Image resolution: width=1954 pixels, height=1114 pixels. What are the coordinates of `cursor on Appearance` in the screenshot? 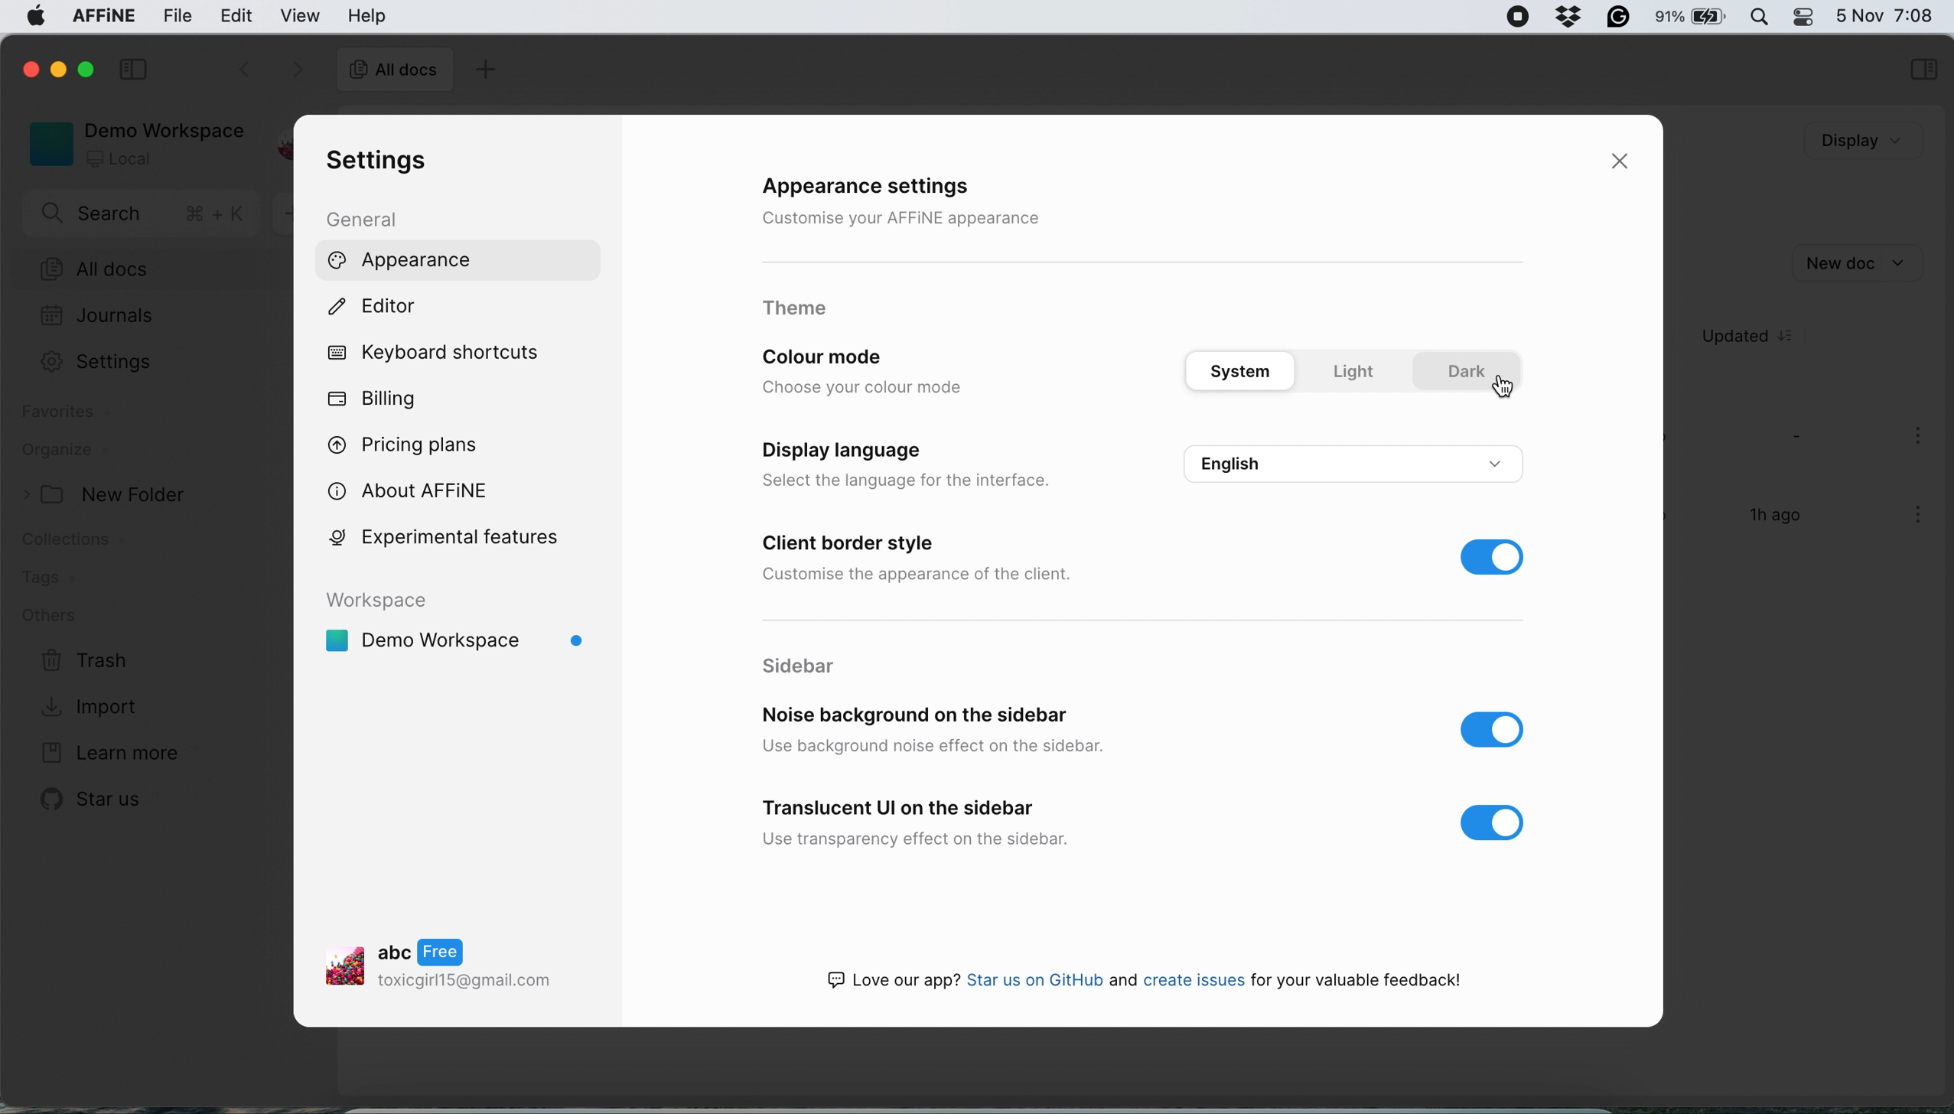 It's located at (554, 273).